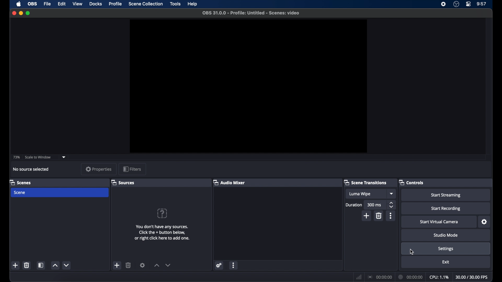 This screenshot has width=502, height=282. I want to click on start streaming, so click(447, 195).